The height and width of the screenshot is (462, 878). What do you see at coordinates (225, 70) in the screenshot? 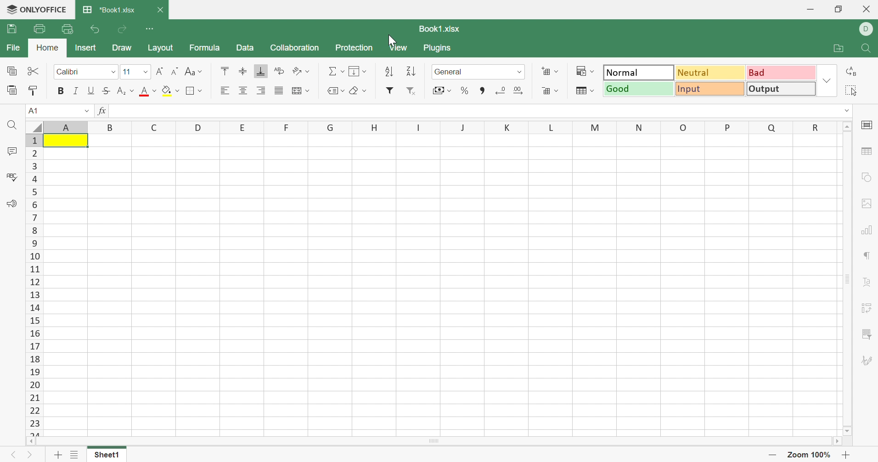
I see `Align Top` at bounding box center [225, 70].